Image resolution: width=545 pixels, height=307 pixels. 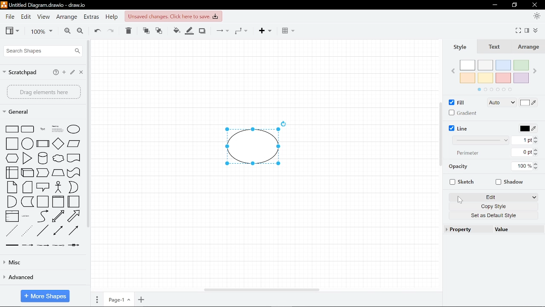 I want to click on Text, so click(x=493, y=47).